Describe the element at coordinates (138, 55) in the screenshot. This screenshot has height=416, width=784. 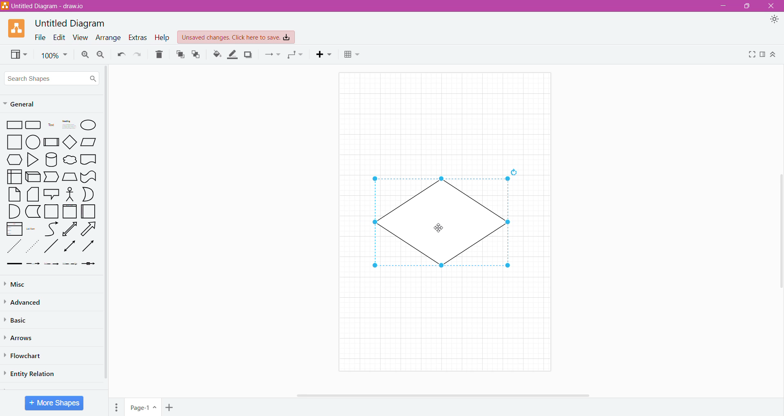
I see `Redo` at that location.